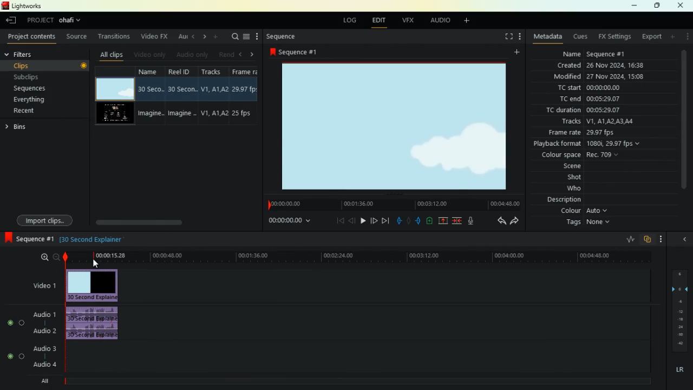 The width and height of the screenshot is (693, 390). Describe the element at coordinates (572, 122) in the screenshot. I see `tracks` at that location.